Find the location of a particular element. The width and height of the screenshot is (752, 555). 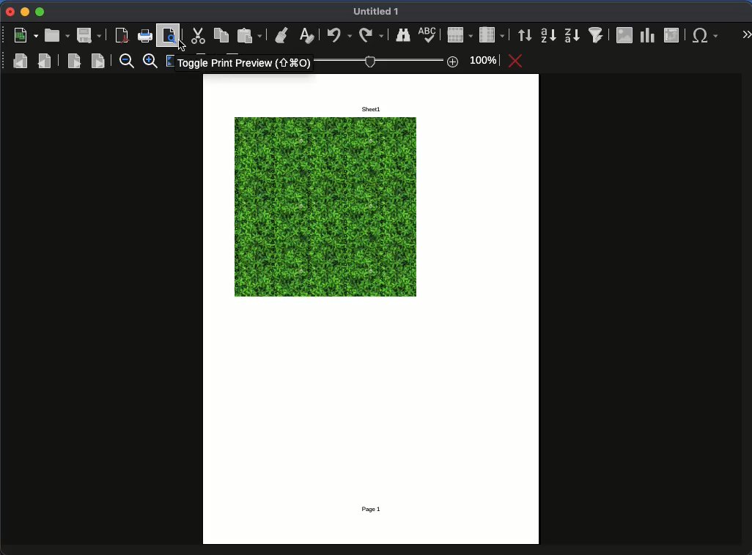

expand is located at coordinates (745, 33).